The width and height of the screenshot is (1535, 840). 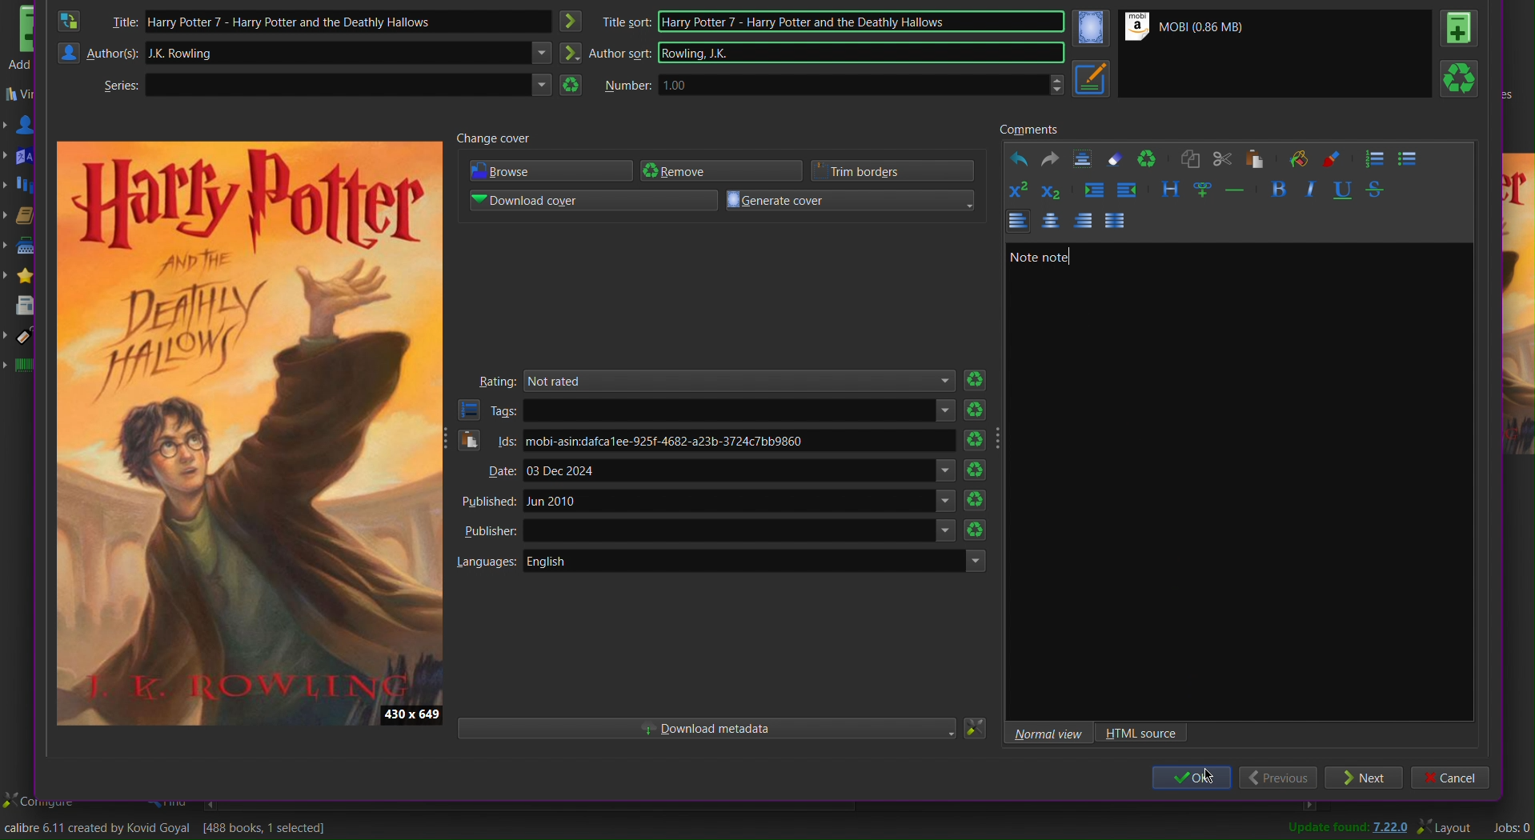 I want to click on Title, so click(x=126, y=20).